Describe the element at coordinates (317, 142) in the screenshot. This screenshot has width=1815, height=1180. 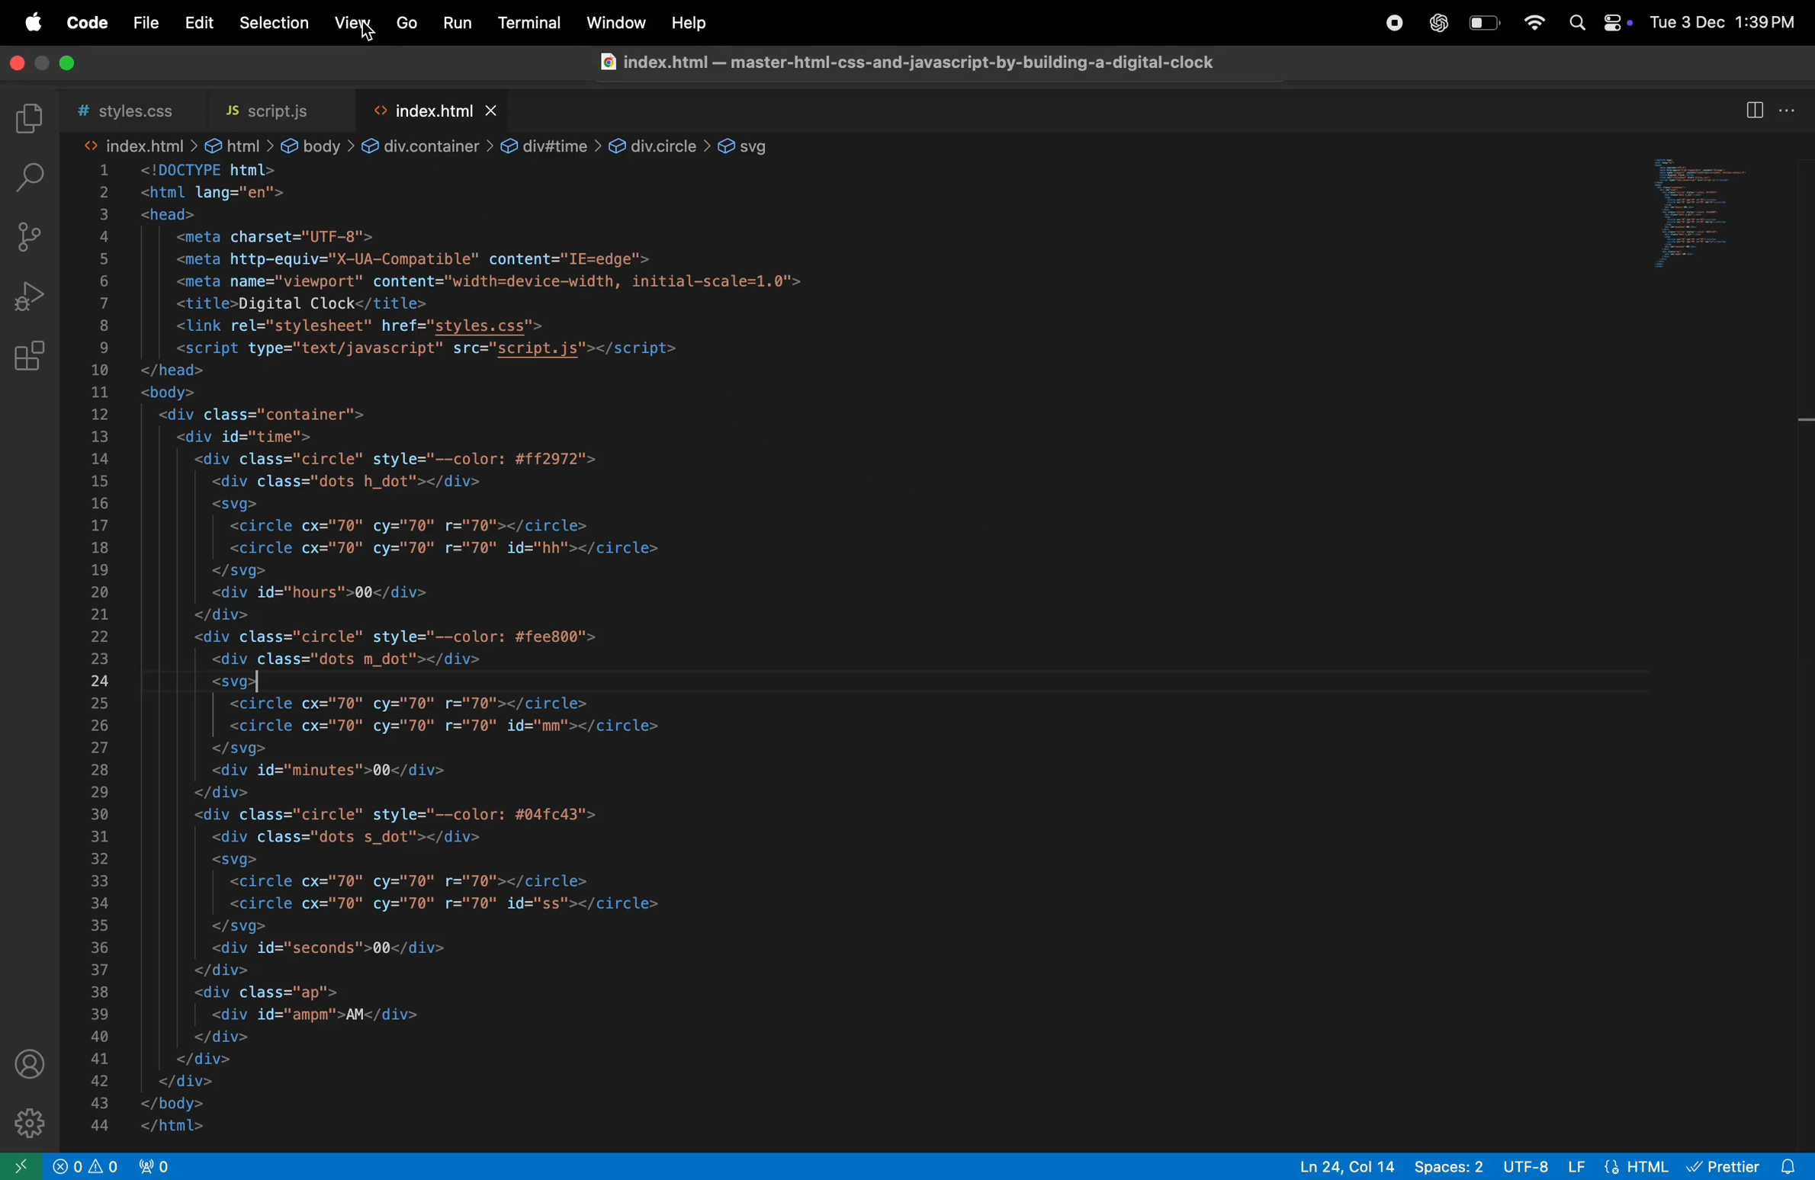
I see `body` at that location.